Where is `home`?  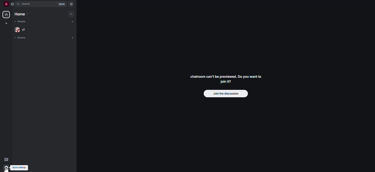 home is located at coordinates (7, 15).